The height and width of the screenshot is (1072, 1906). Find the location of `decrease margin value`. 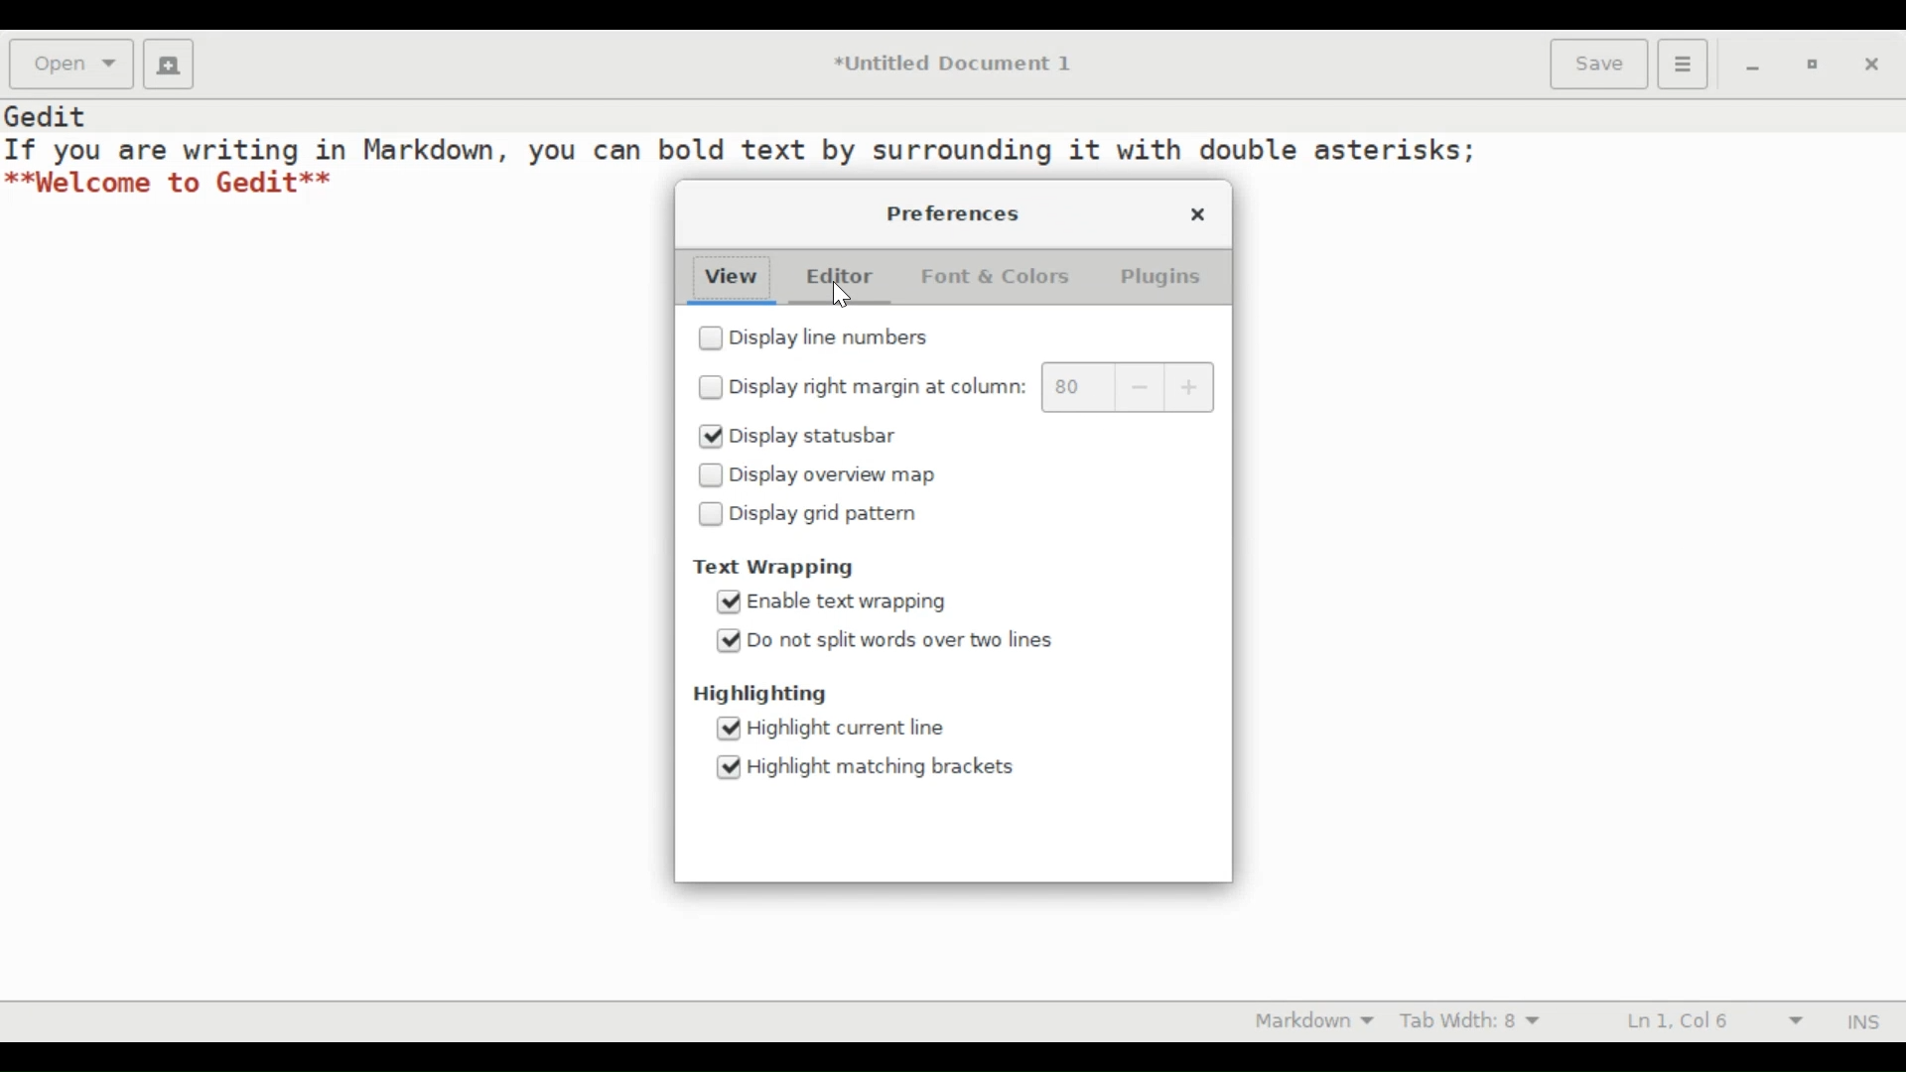

decrease margin value is located at coordinates (1142, 388).